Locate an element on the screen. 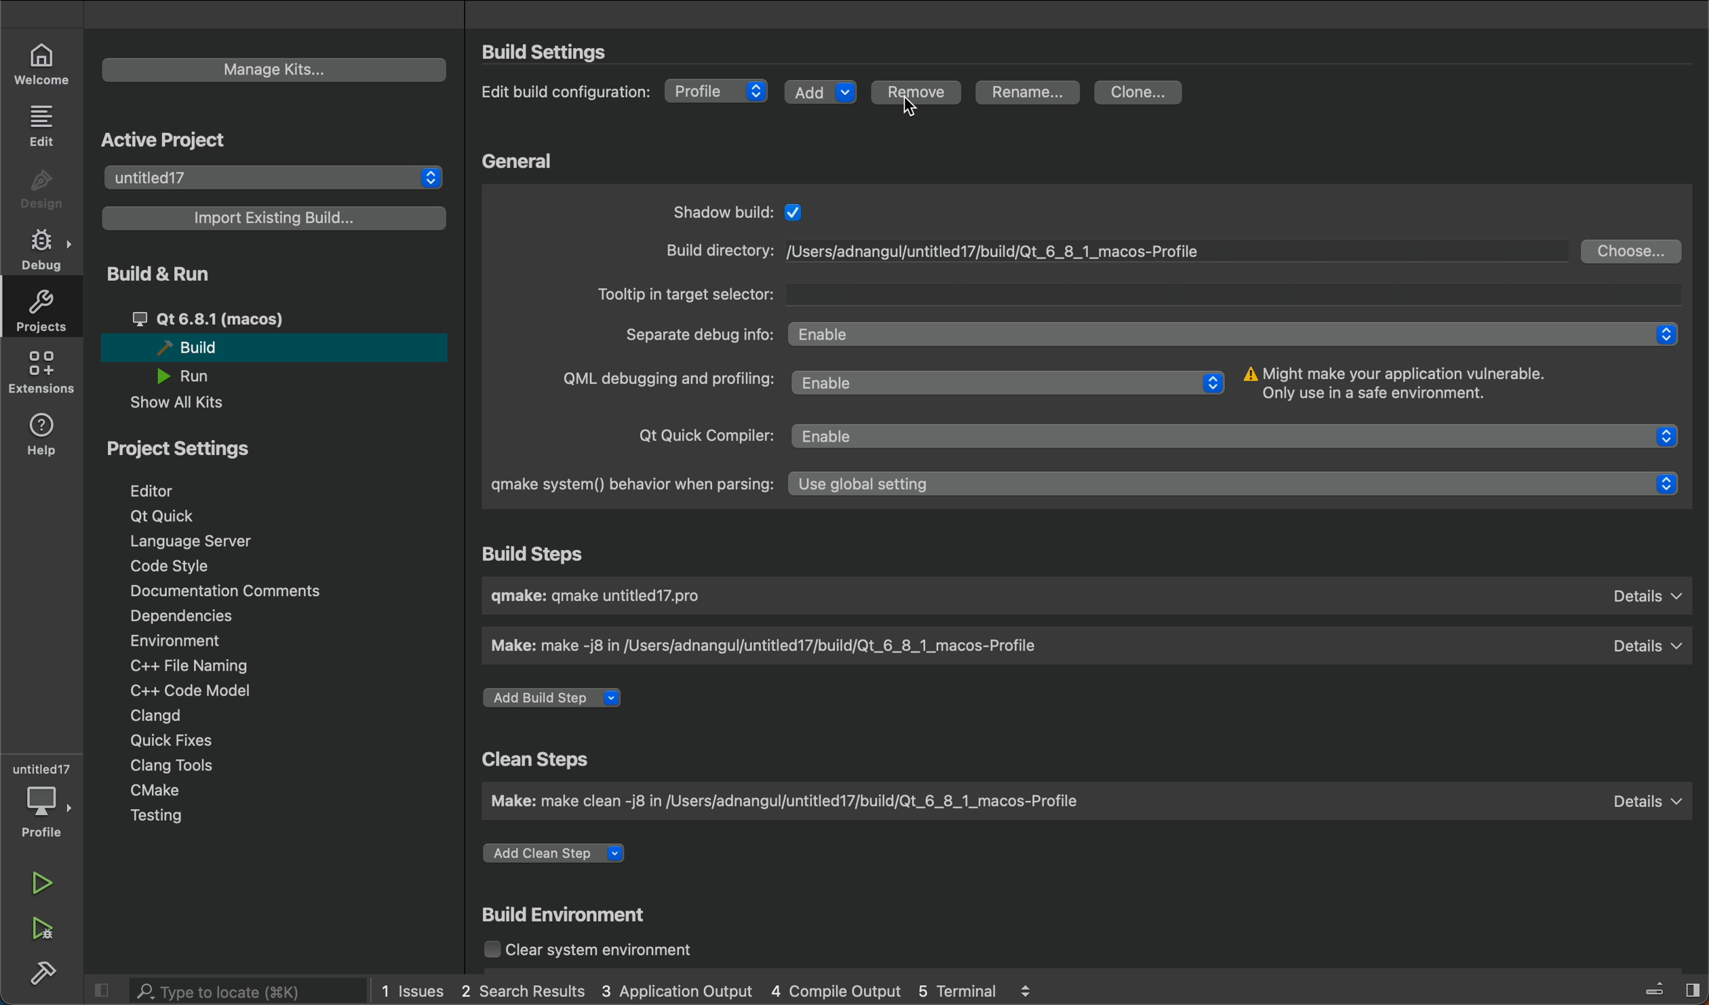 Image resolution: width=1709 pixels, height=1005 pixels. settings is located at coordinates (551, 54).